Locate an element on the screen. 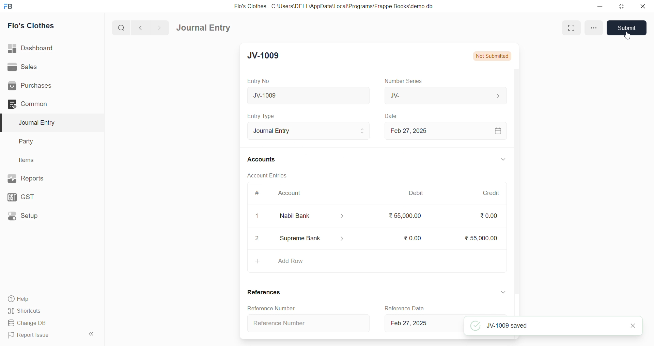  selected is located at coordinates (4, 122).